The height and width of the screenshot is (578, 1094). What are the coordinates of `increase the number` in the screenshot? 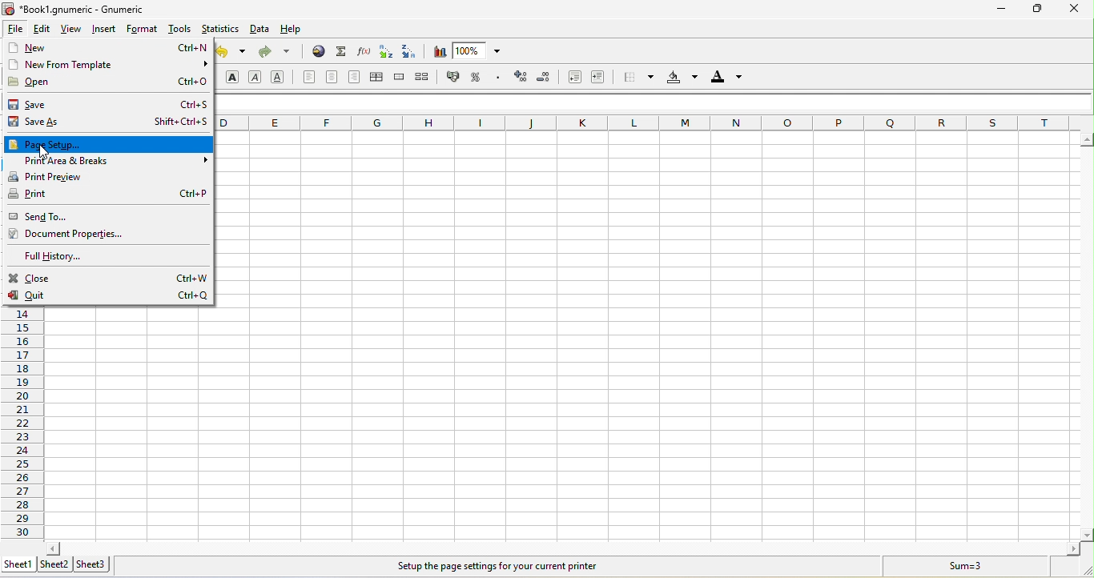 It's located at (522, 78).